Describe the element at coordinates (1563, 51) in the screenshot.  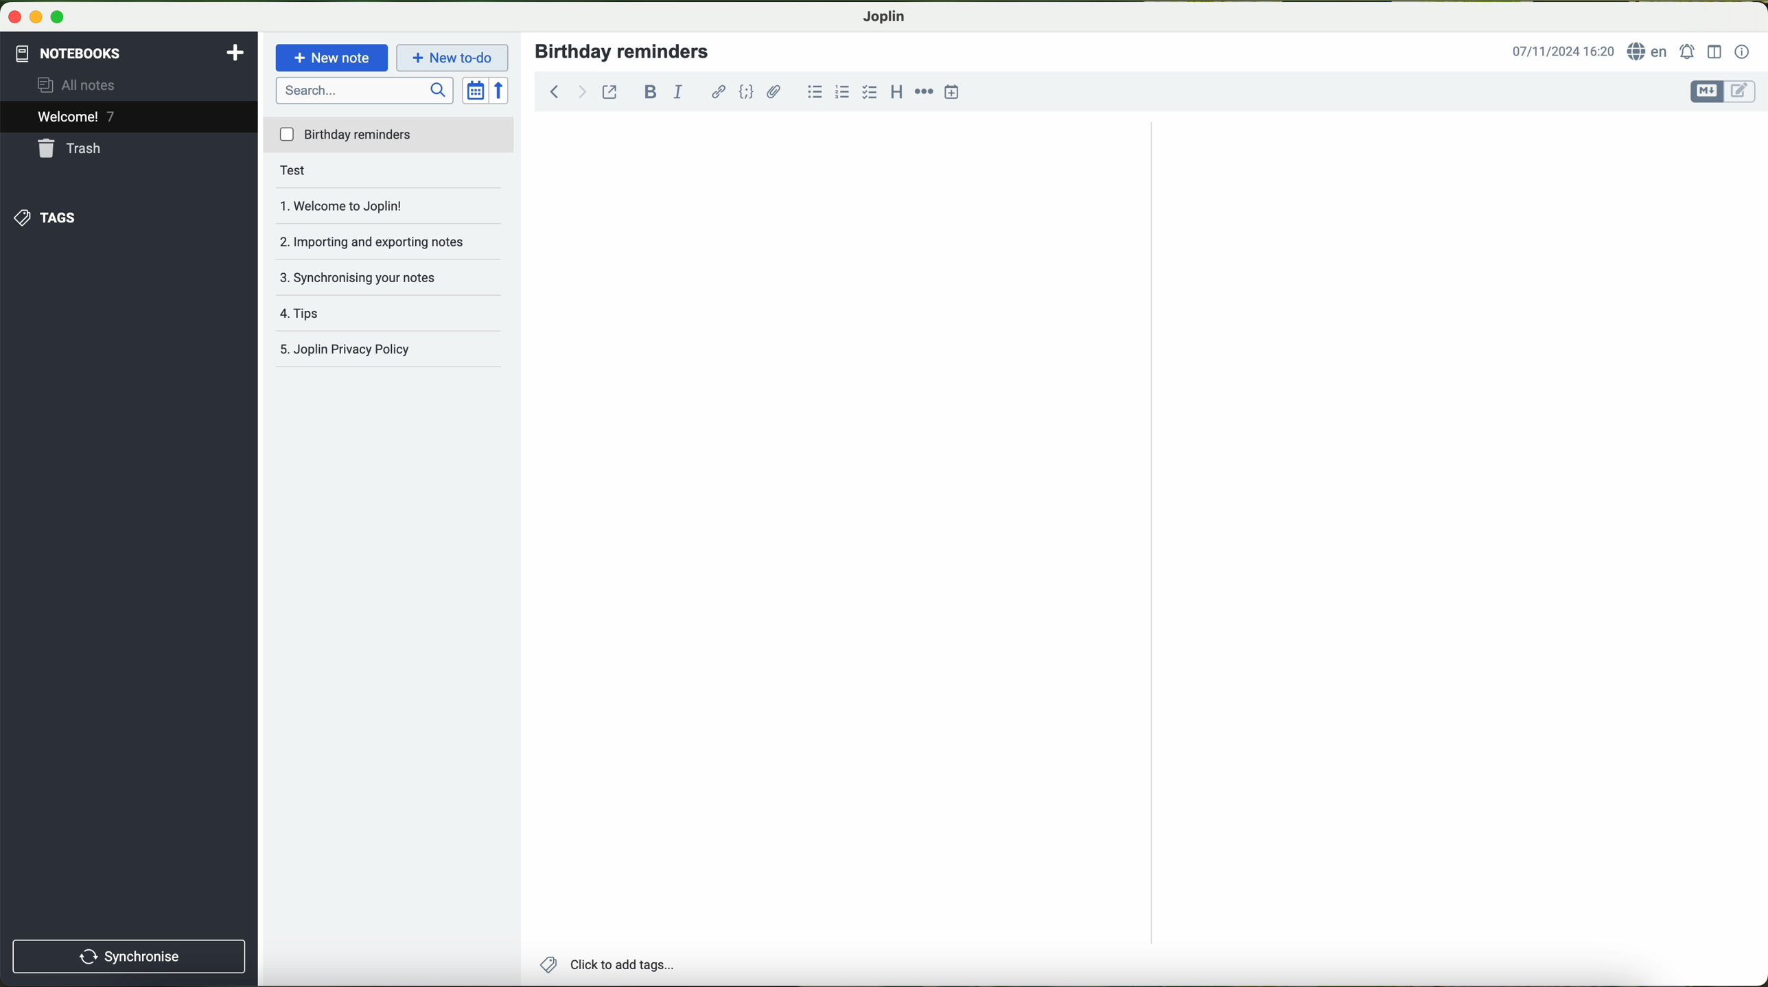
I see `date and hour` at that location.